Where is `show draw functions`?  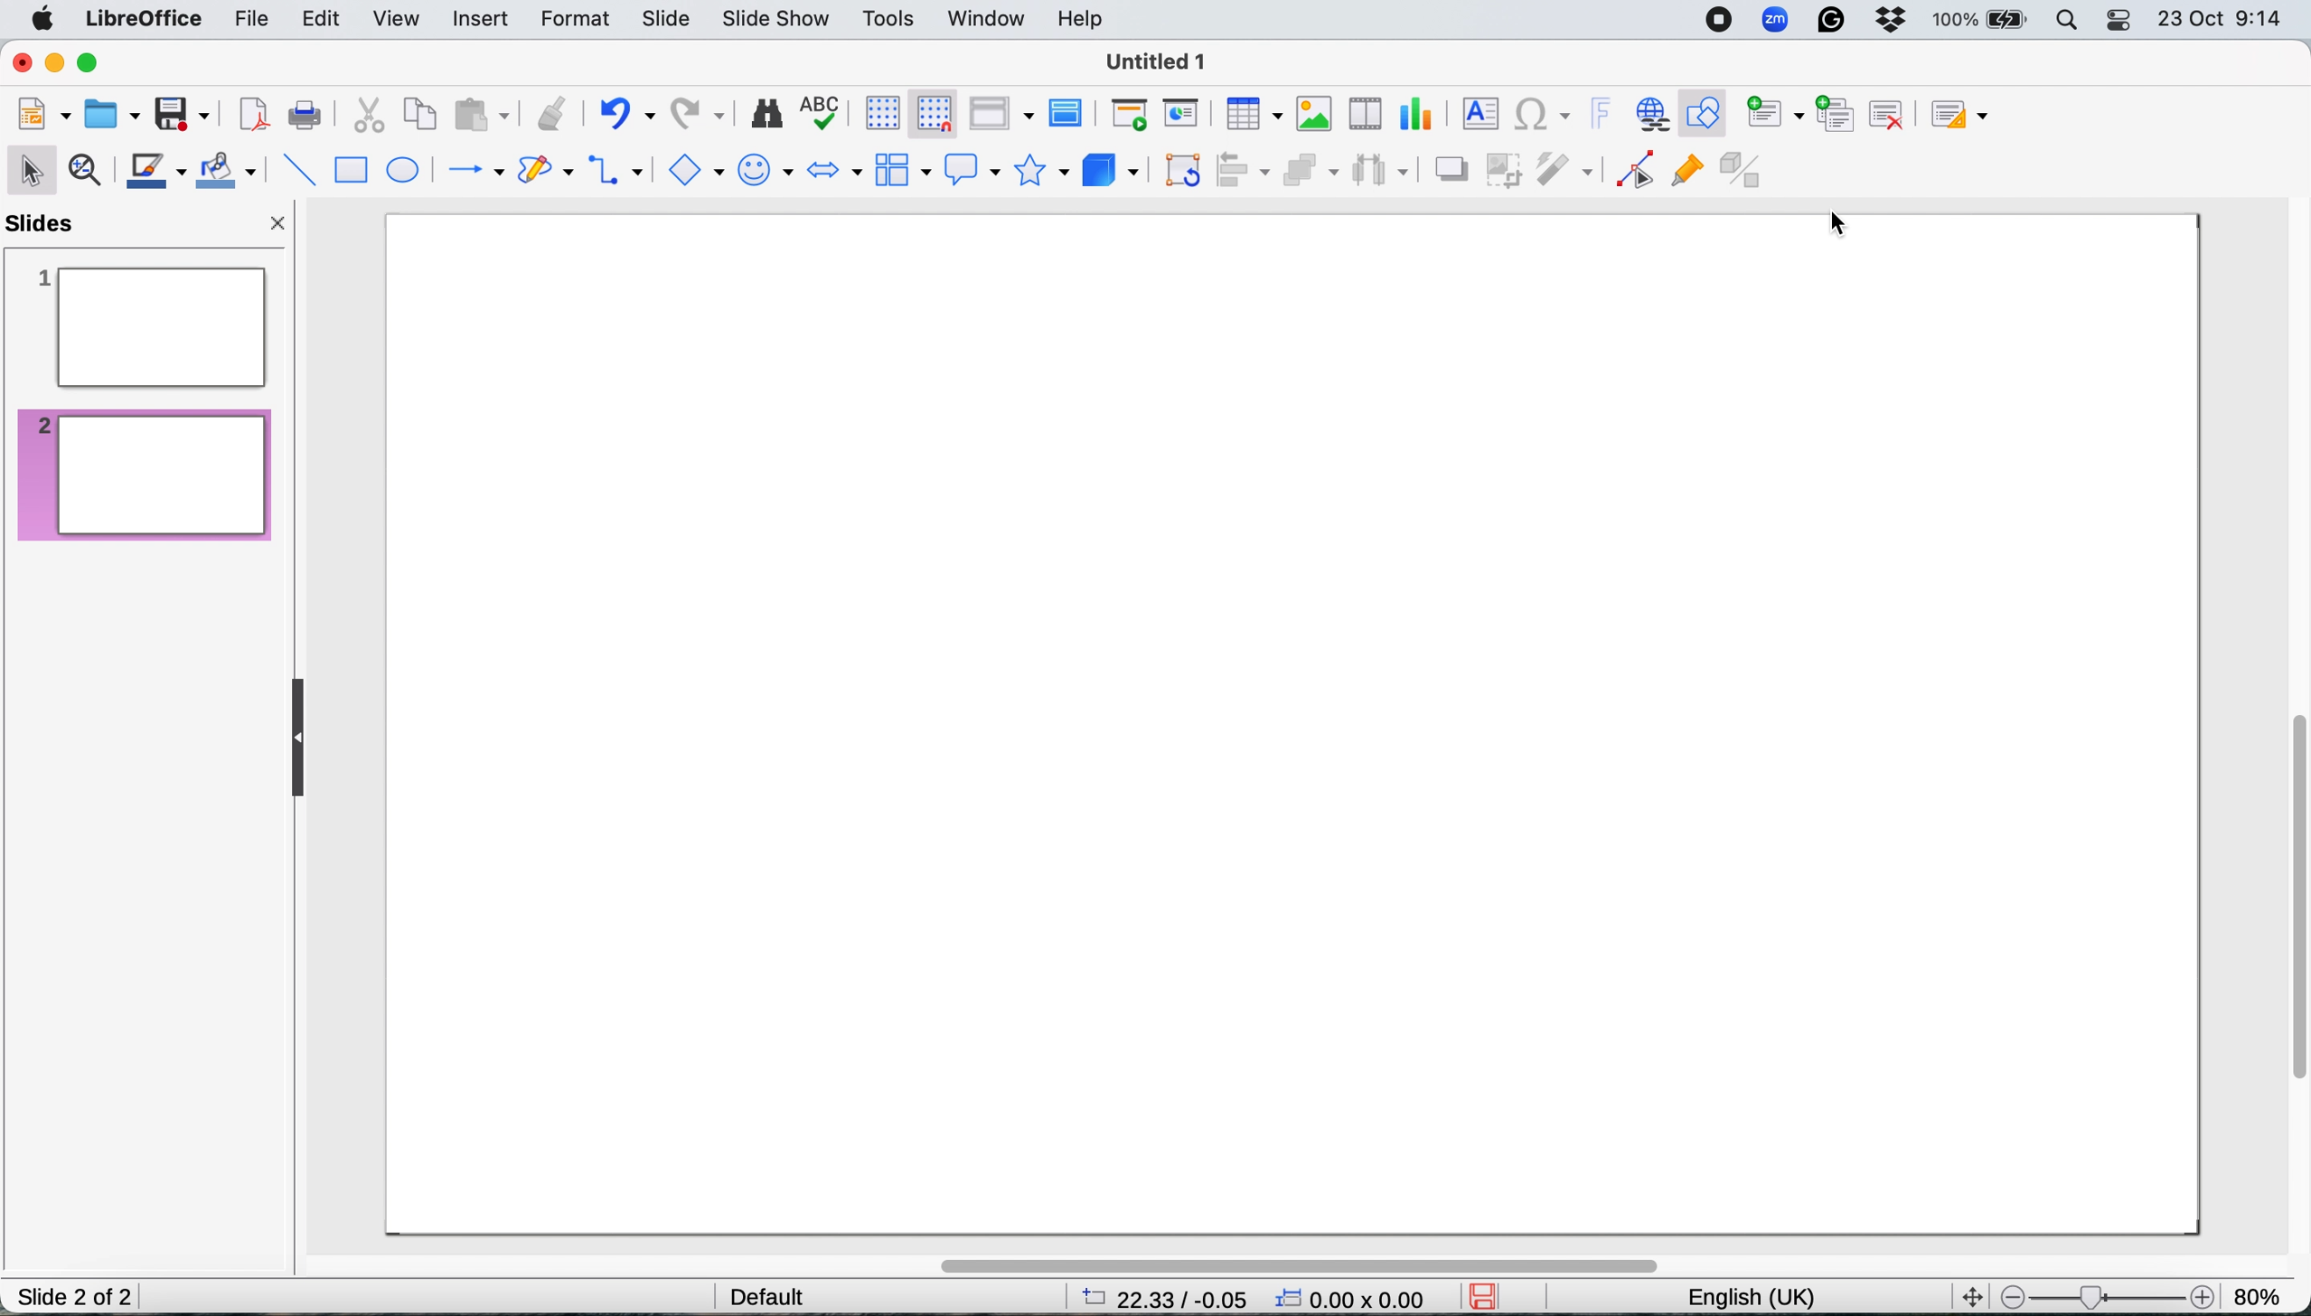
show draw functions is located at coordinates (1704, 110).